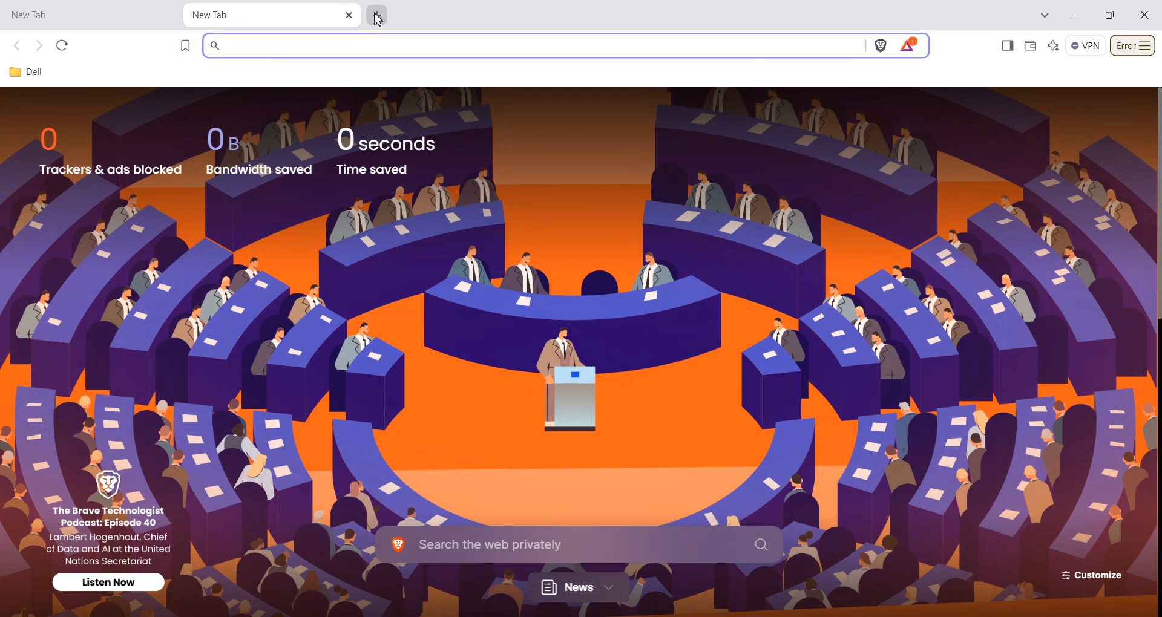 This screenshot has width=1162, height=617. What do you see at coordinates (349, 16) in the screenshot?
I see `Close` at bounding box center [349, 16].